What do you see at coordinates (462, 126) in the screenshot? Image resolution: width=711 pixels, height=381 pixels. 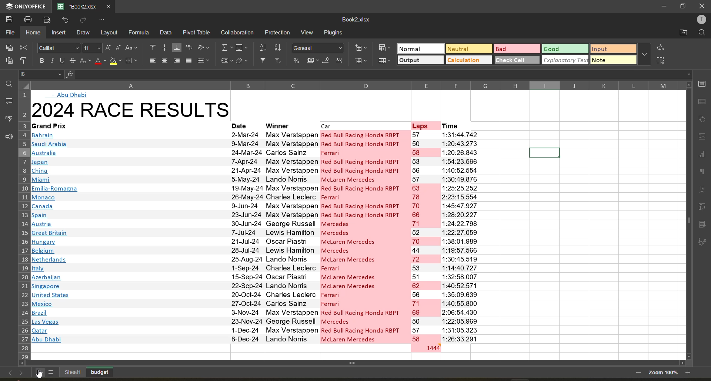 I see `time` at bounding box center [462, 126].